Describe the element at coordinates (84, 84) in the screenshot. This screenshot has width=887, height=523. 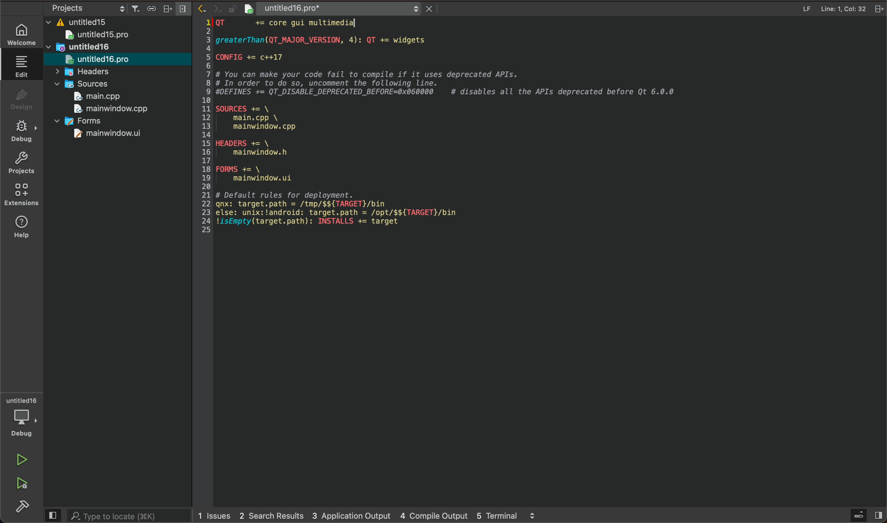
I see `sources` at that location.